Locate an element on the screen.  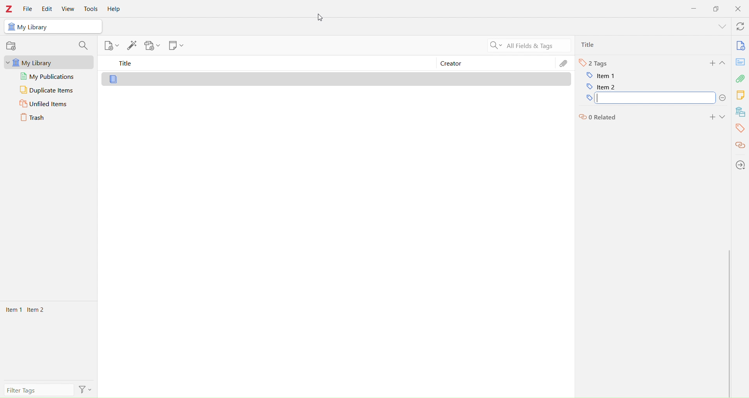
View is located at coordinates (69, 9).